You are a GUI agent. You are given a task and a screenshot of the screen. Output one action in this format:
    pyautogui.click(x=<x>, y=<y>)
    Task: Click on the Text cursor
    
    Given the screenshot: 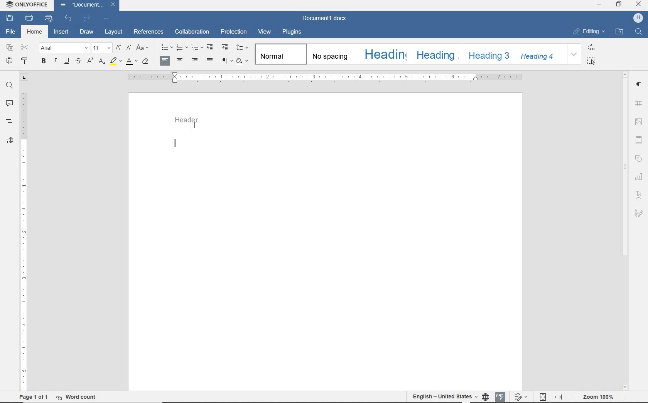 What is the action you would take?
    pyautogui.click(x=196, y=125)
    